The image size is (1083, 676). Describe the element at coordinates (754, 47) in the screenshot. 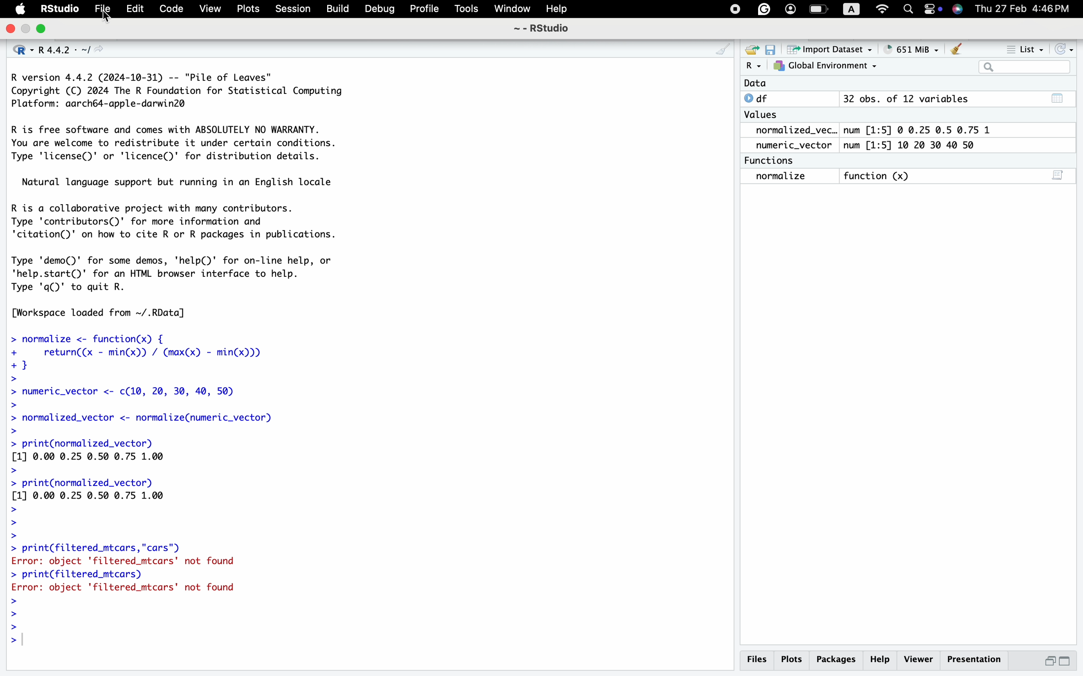

I see `new` at that location.